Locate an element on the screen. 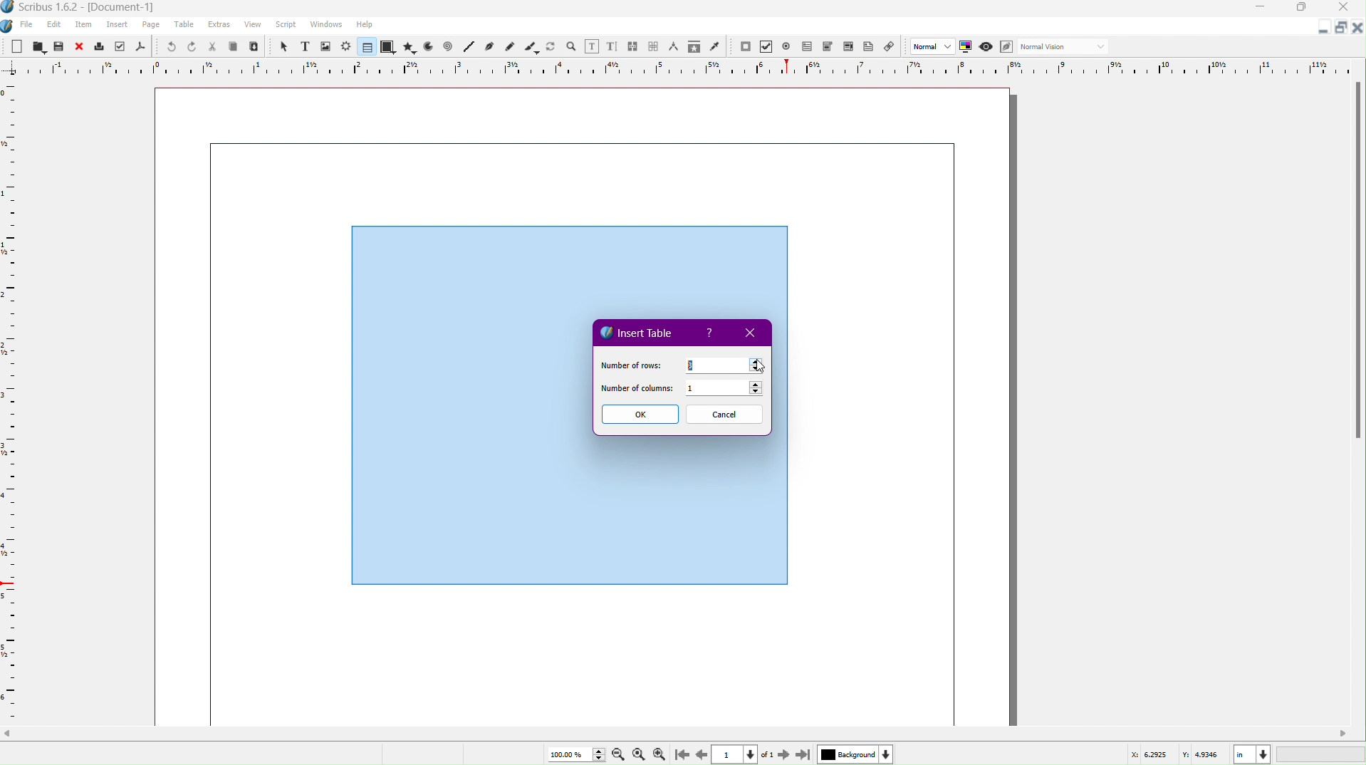  PDF List Box is located at coordinates (848, 48).